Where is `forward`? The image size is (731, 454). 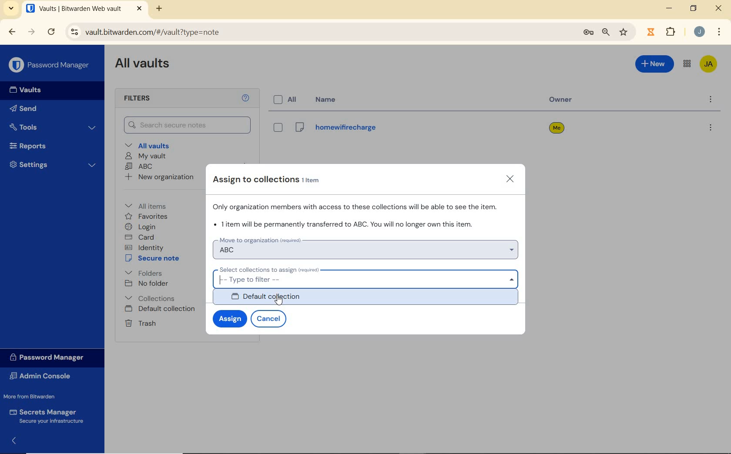
forward is located at coordinates (31, 32).